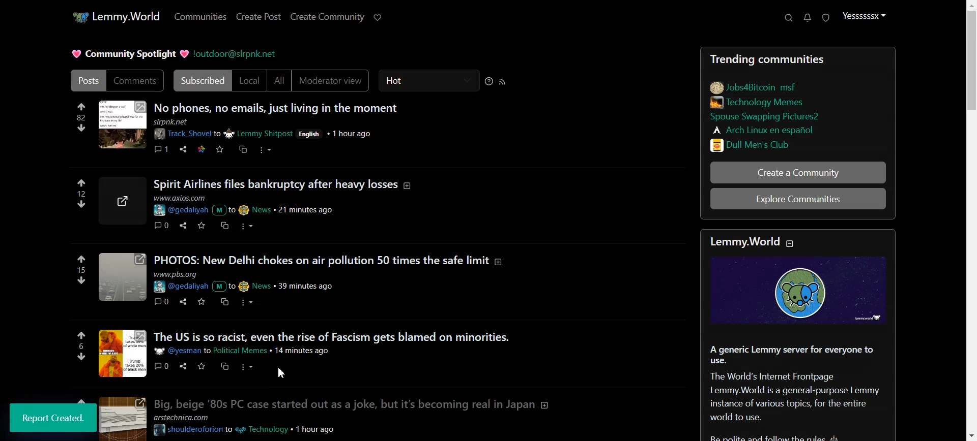  What do you see at coordinates (181, 225) in the screenshot?
I see `share` at bounding box center [181, 225].